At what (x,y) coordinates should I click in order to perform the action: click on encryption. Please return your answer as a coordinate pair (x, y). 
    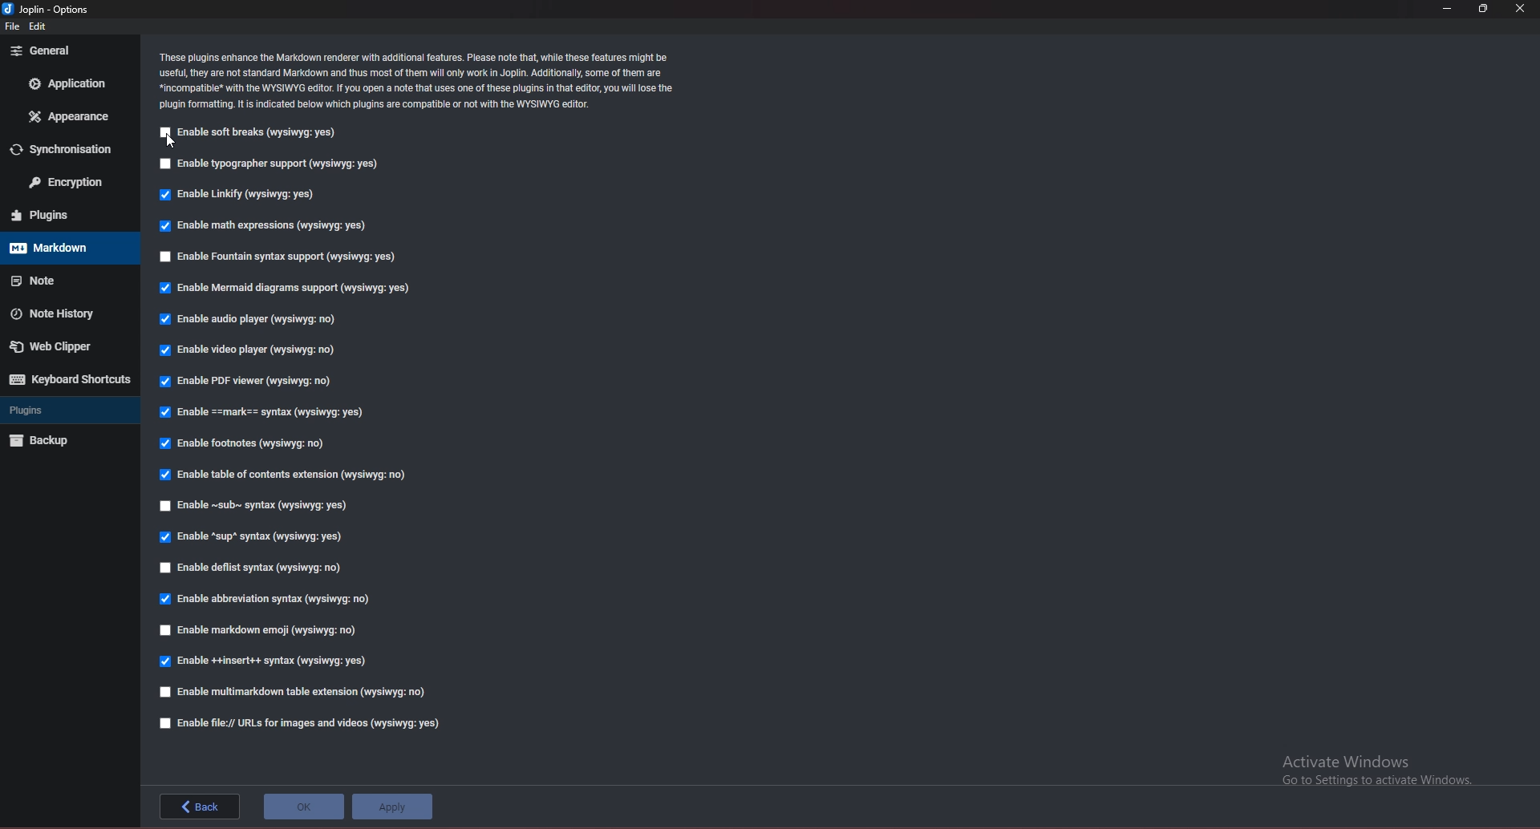
    Looking at the image, I should click on (67, 184).